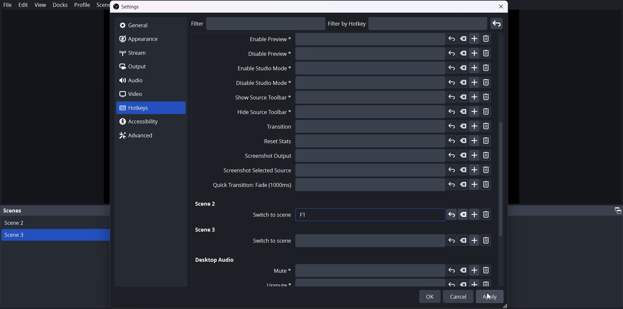  What do you see at coordinates (381, 270) in the screenshot?
I see `mute` at bounding box center [381, 270].